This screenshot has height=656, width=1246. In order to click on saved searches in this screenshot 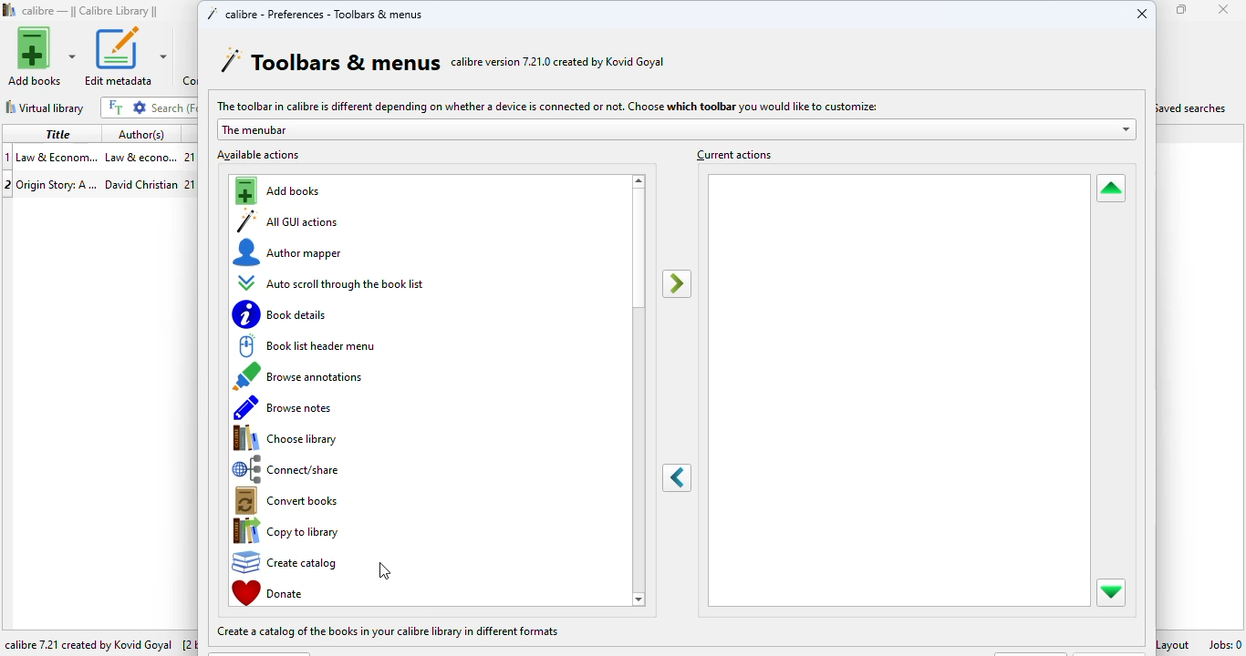, I will do `click(1194, 107)`.